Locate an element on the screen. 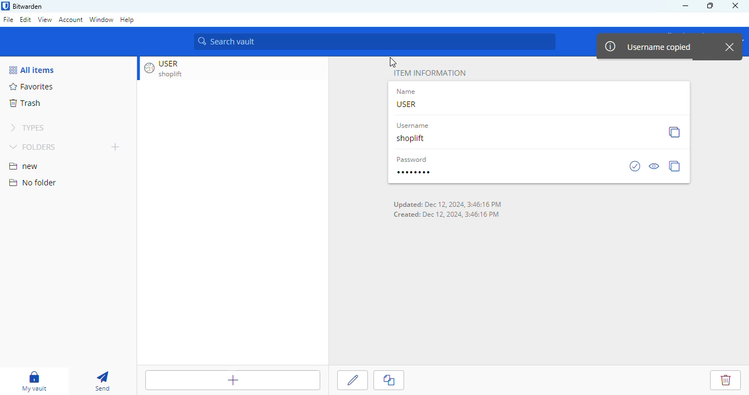  USER   shoplift is located at coordinates (177, 69).